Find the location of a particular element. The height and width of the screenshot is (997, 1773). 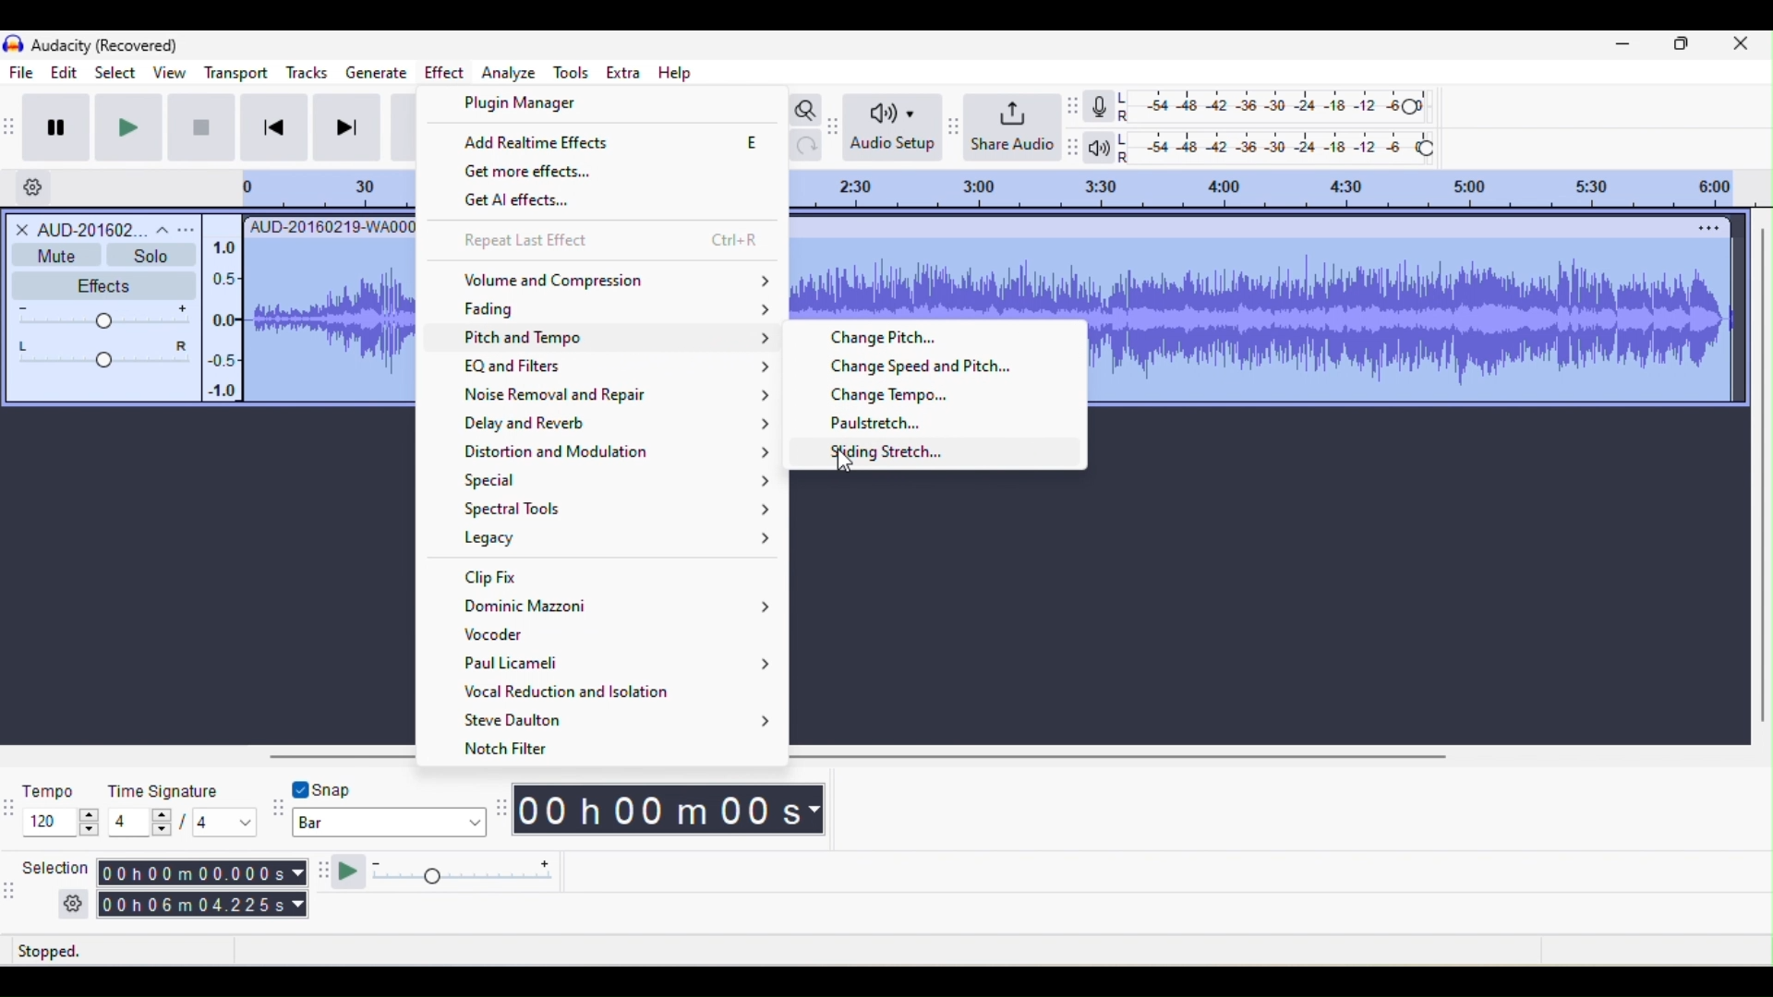

icon is located at coordinates (12, 45).